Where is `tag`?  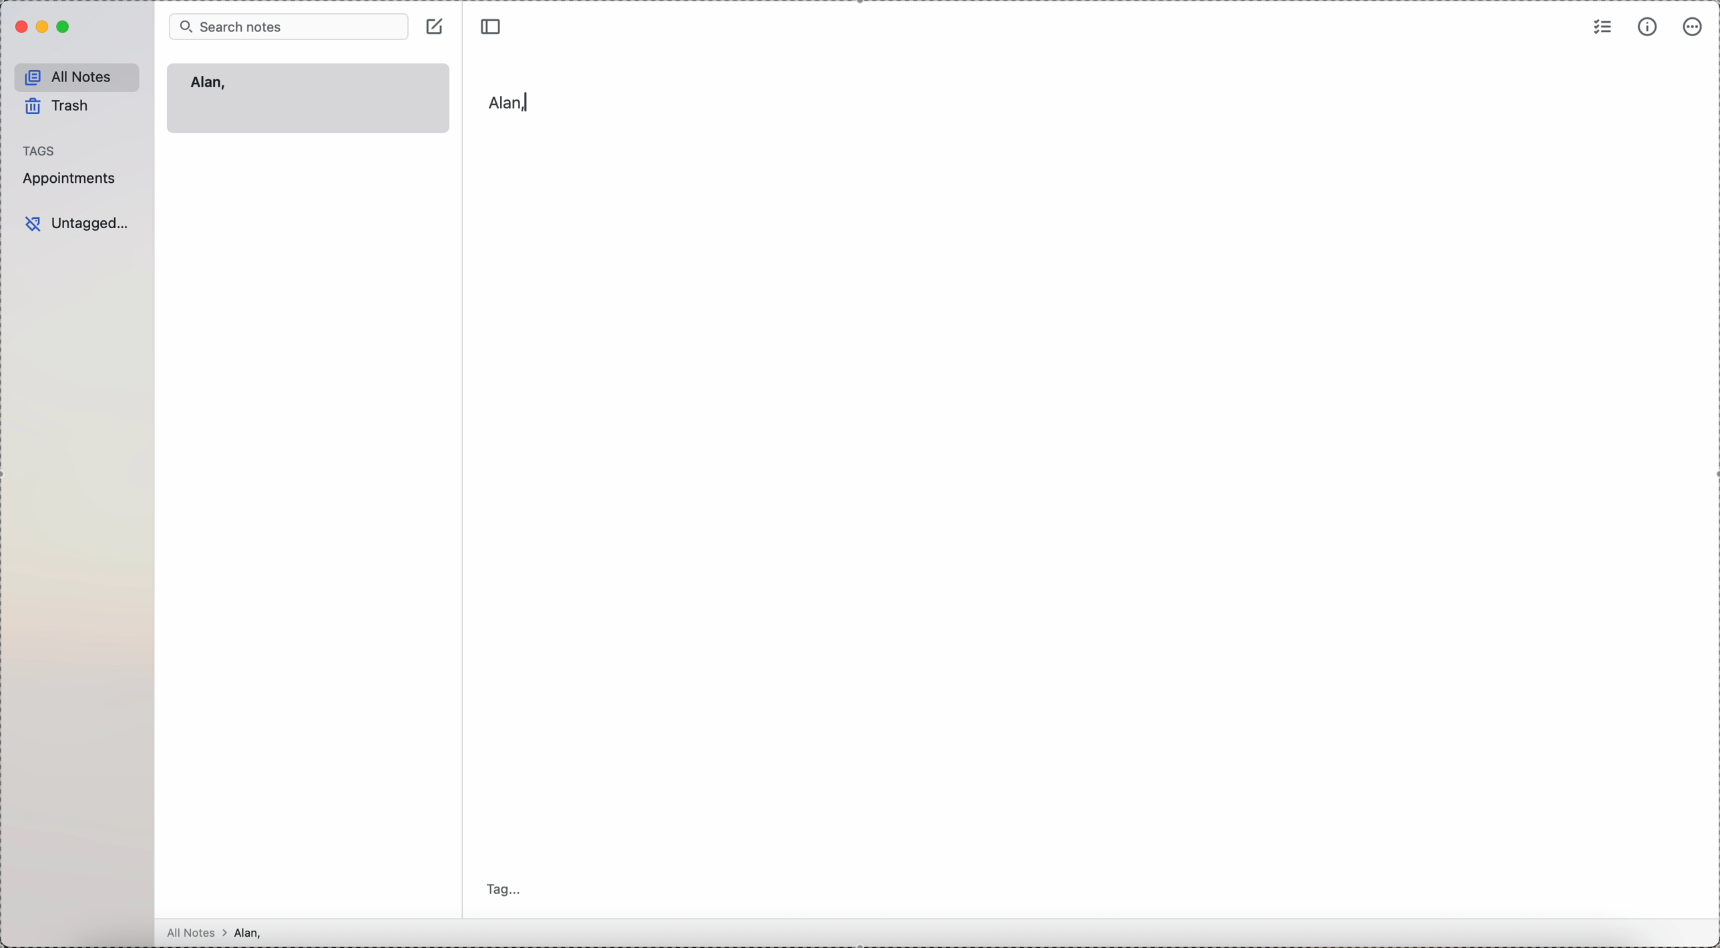 tag is located at coordinates (507, 891).